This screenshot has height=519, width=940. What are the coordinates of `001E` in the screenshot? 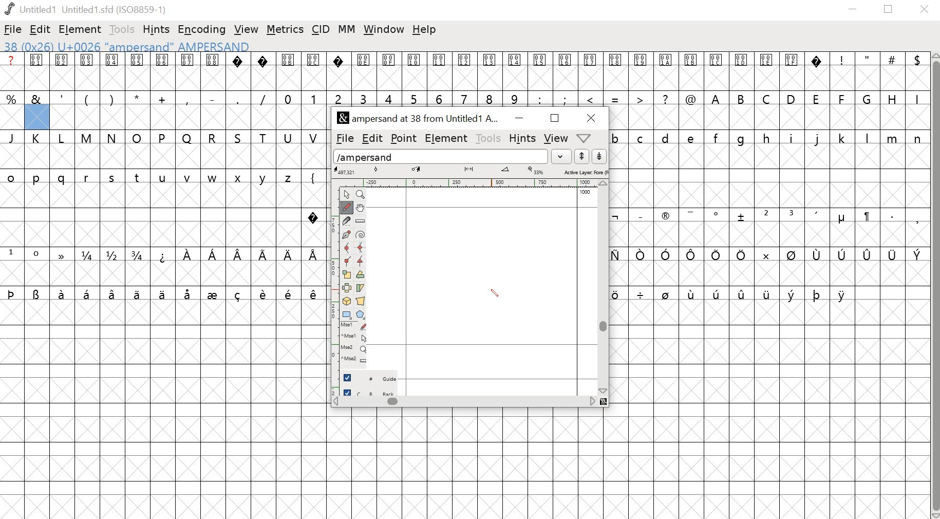 It's located at (766, 70).